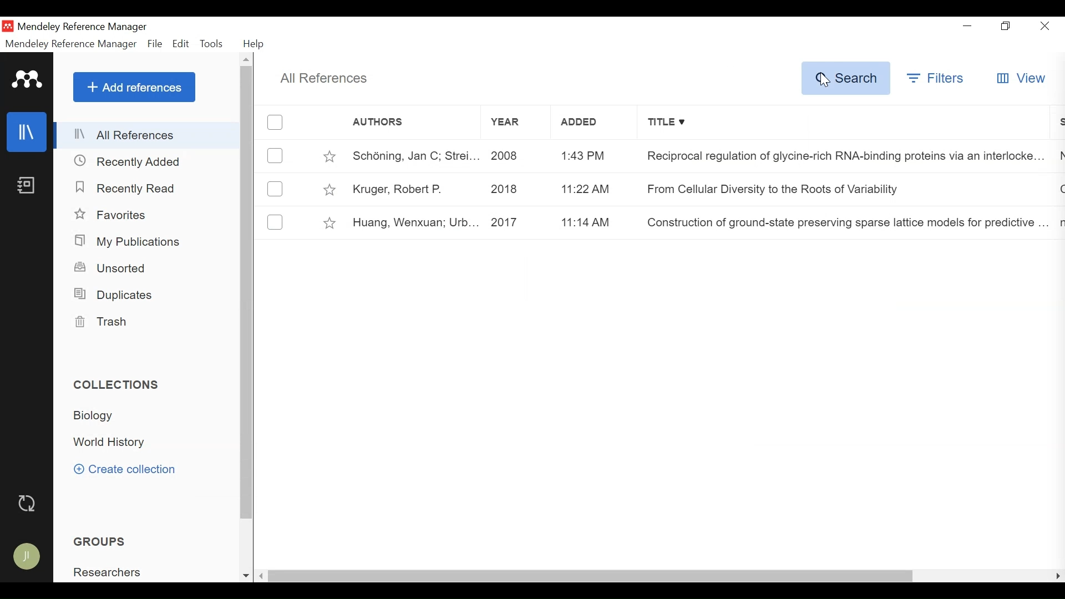 This screenshot has height=599, width=1065. Describe the element at coordinates (99, 541) in the screenshot. I see `Groups` at that location.